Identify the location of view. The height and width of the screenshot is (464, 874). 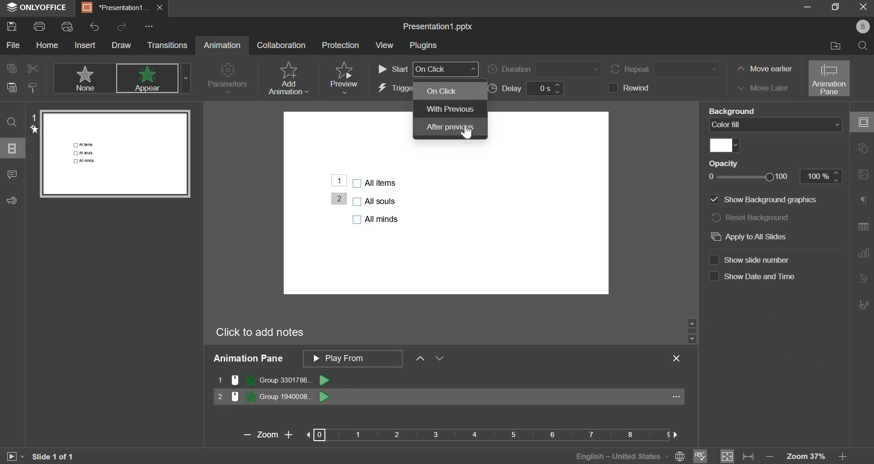
(385, 45).